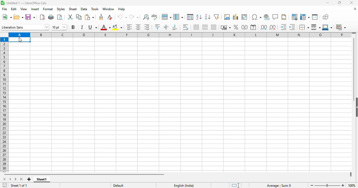 The height and width of the screenshot is (188, 358). I want to click on scroll to first page, so click(4, 179).